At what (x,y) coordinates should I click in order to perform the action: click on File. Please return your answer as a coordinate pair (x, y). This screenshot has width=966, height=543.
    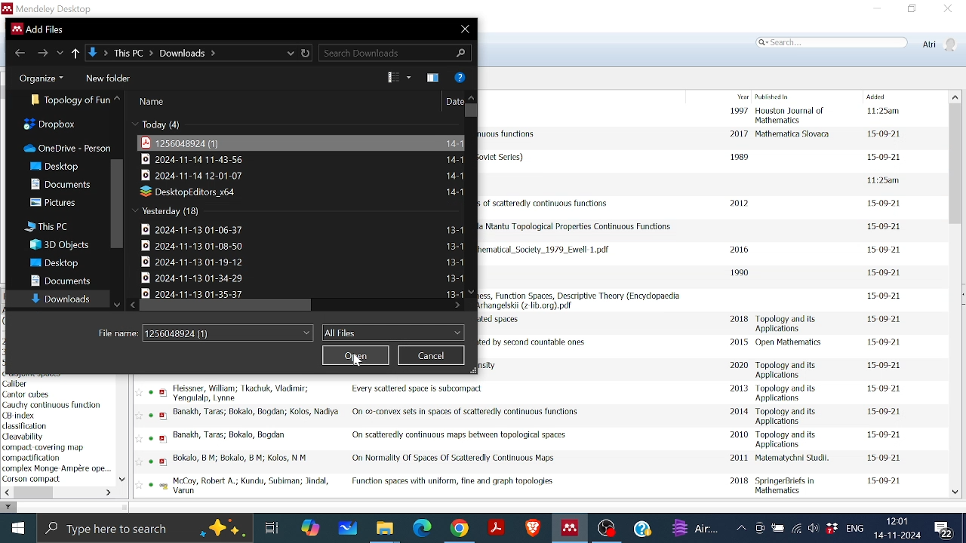
    Looking at the image, I should click on (191, 161).